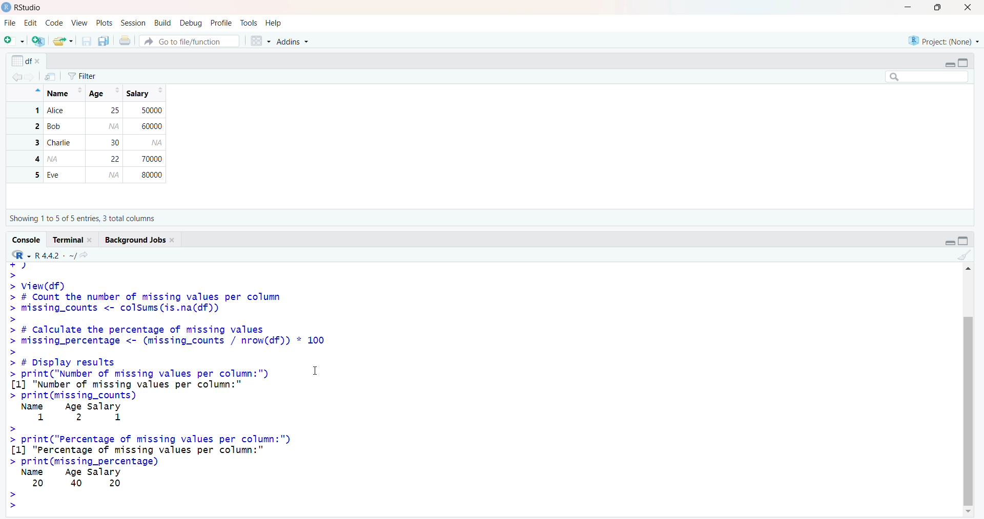  What do you see at coordinates (88, 144) in the screenshot?
I see `1 Alice 25 50000
2 Bob 60000
3 Charlie 30

4 2 70000
5 Eve 80000` at bounding box center [88, 144].